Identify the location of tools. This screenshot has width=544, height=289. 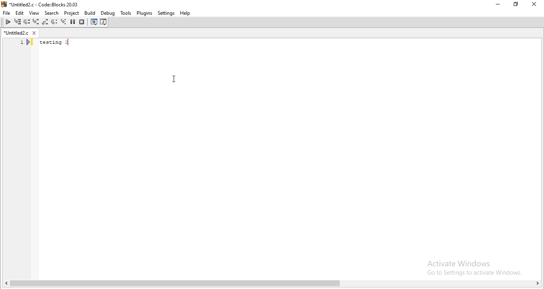
(125, 12).